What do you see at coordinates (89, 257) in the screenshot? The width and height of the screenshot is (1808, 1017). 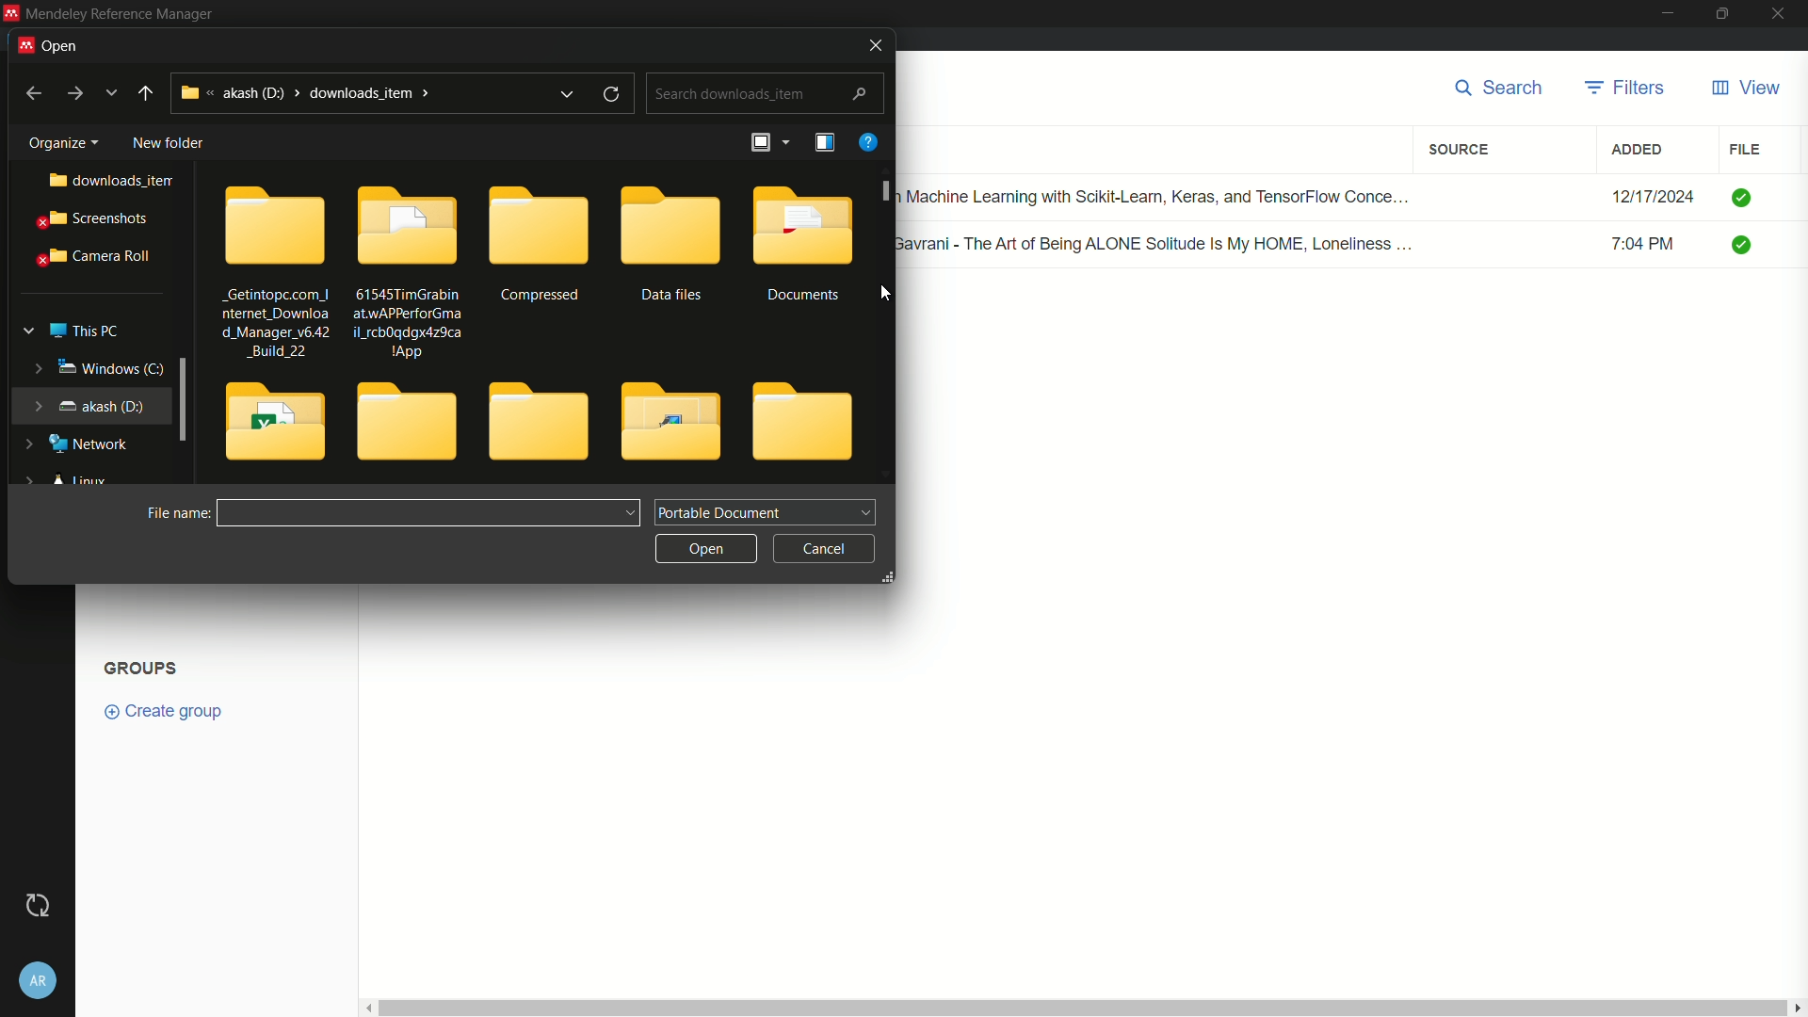 I see `camera roll` at bounding box center [89, 257].